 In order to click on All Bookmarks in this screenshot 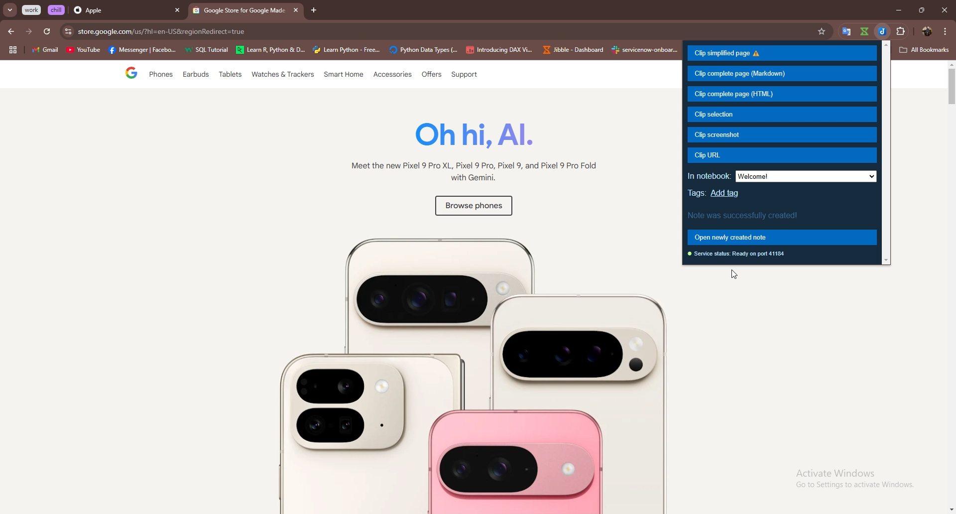, I will do `click(925, 50)`.